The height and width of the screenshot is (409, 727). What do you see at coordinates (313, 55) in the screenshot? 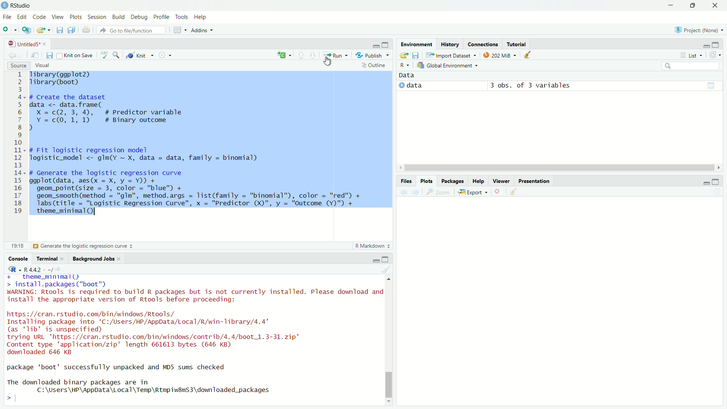
I see `Go to next section/chunk` at bounding box center [313, 55].